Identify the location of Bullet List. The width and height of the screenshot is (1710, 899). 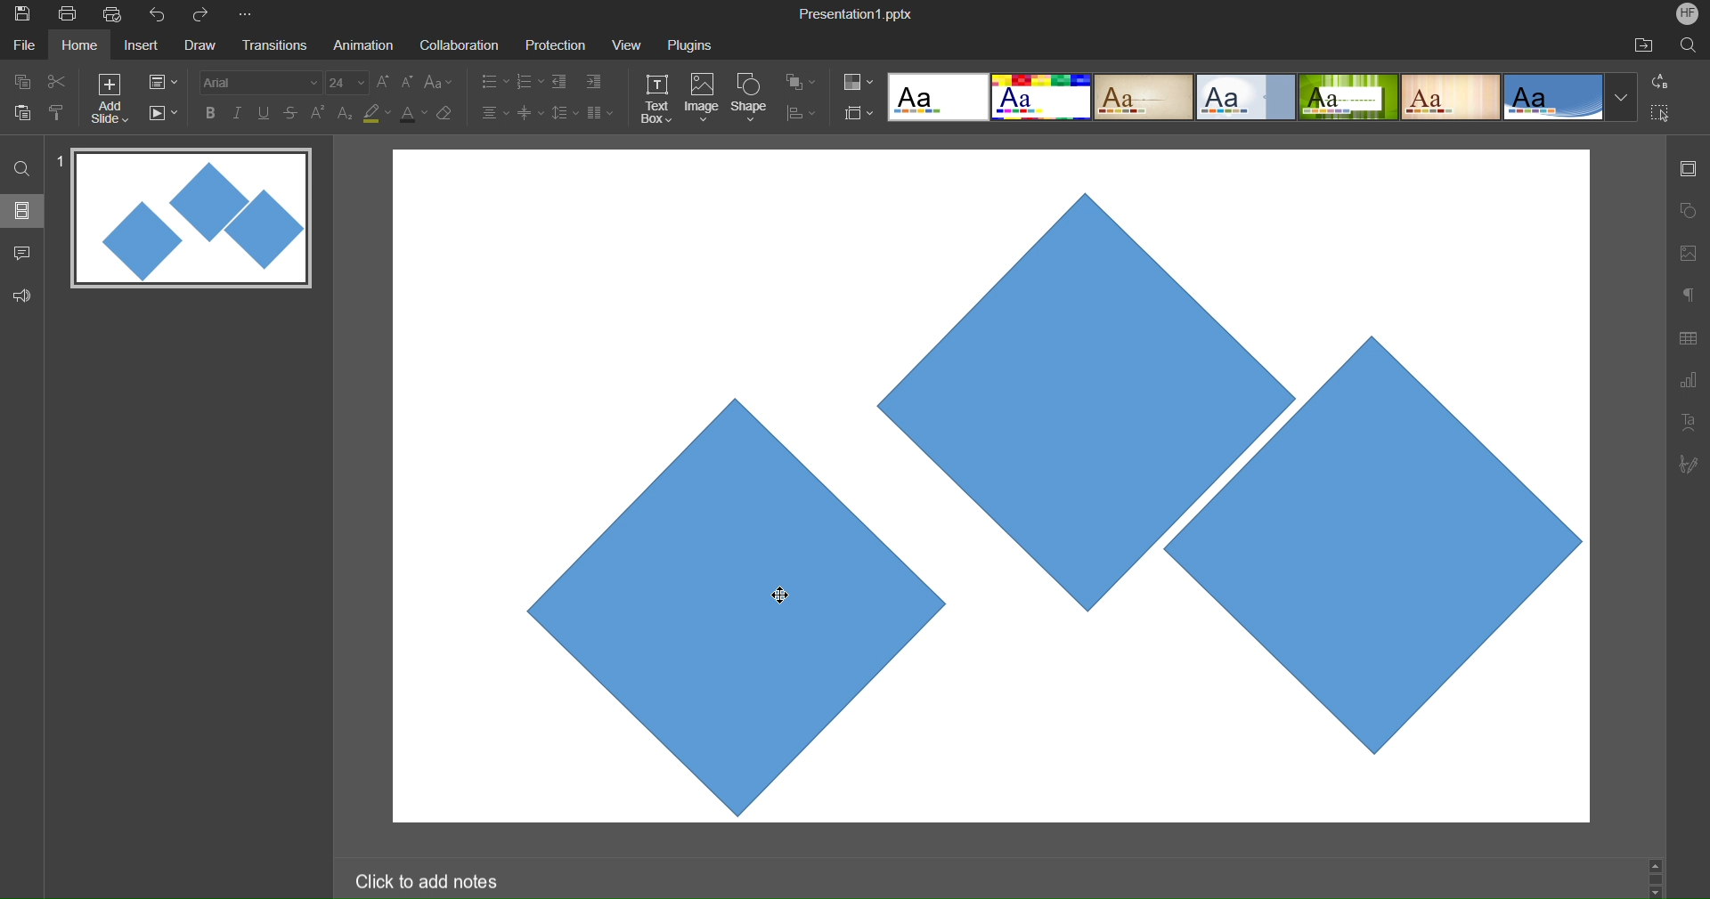
(493, 83).